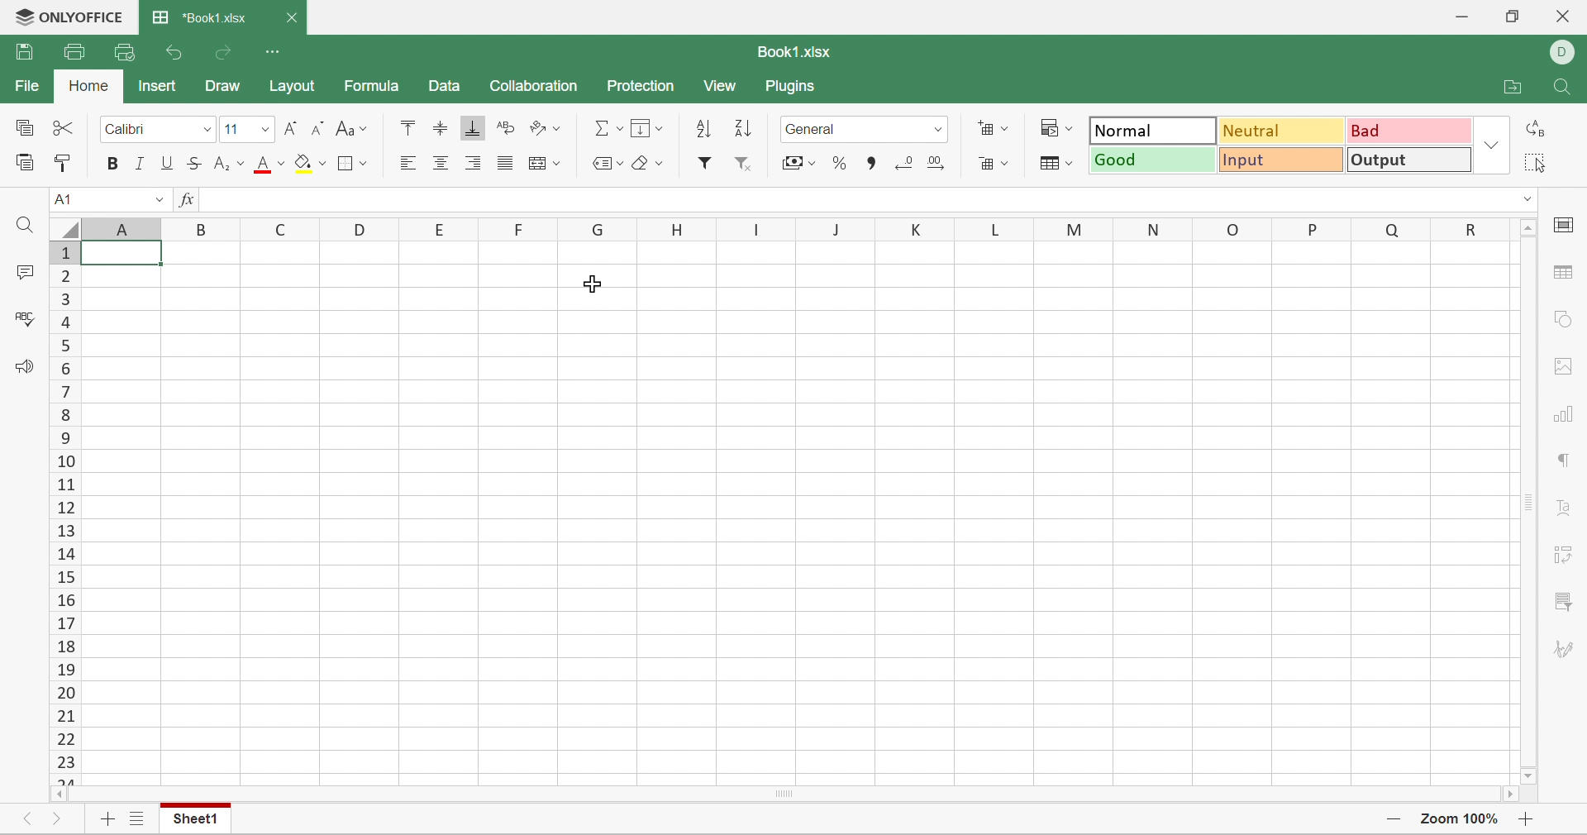 This screenshot has width=1587, height=835. What do you see at coordinates (22, 367) in the screenshot?
I see `Feedback & Support` at bounding box center [22, 367].